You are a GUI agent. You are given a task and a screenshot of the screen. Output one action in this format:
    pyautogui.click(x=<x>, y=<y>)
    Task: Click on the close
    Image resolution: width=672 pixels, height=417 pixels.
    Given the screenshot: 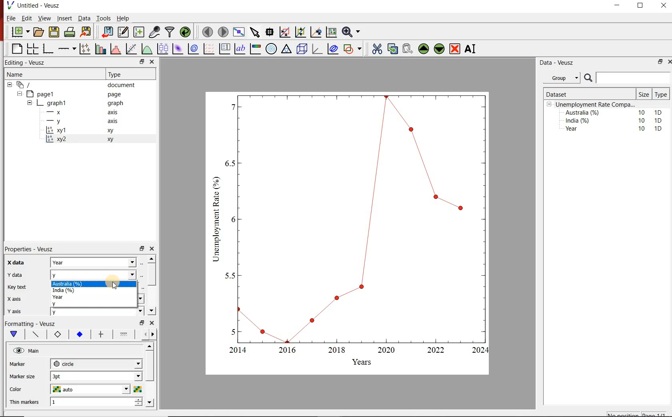 What is the action you would take?
    pyautogui.click(x=663, y=7)
    